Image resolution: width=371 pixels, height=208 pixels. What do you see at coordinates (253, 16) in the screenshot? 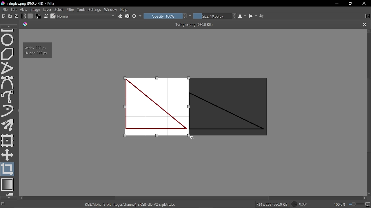
I see `Vertical mirror tool` at bounding box center [253, 16].